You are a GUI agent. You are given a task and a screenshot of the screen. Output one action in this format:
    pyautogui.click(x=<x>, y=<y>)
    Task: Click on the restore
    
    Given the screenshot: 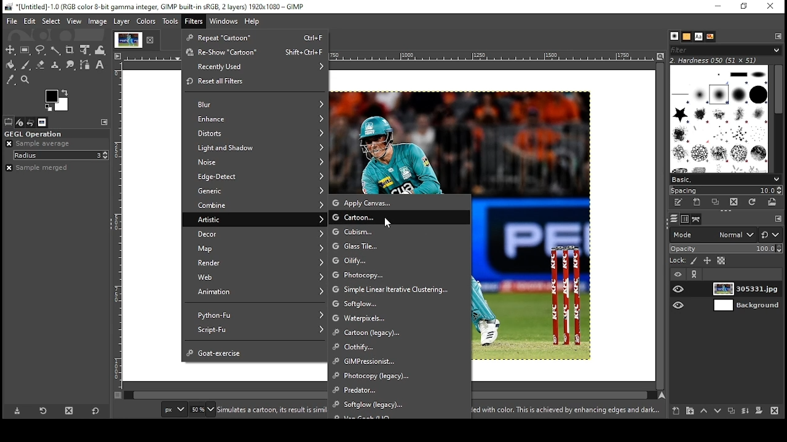 What is the action you would take?
    pyautogui.click(x=743, y=7)
    